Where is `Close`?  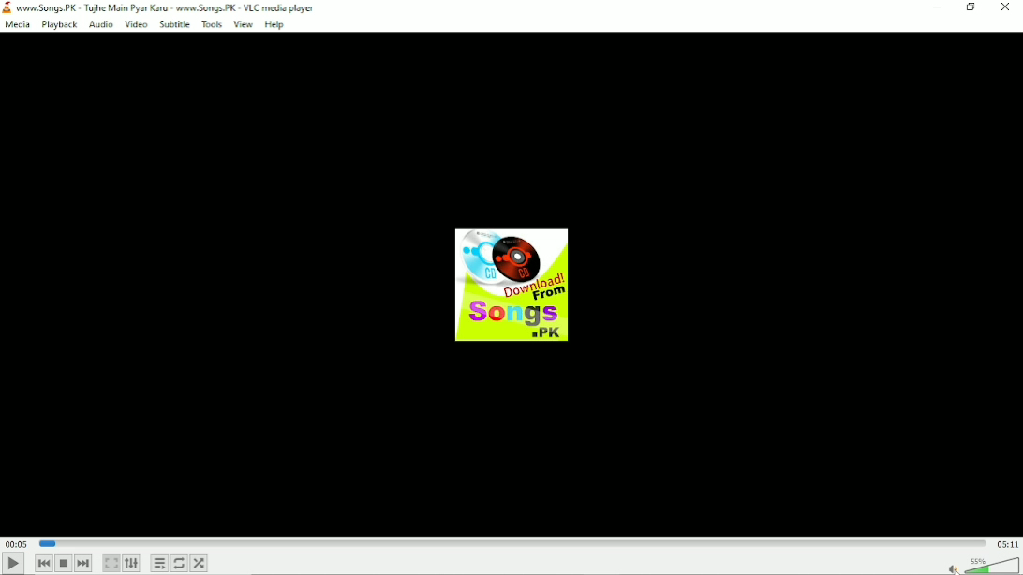 Close is located at coordinates (1006, 7).